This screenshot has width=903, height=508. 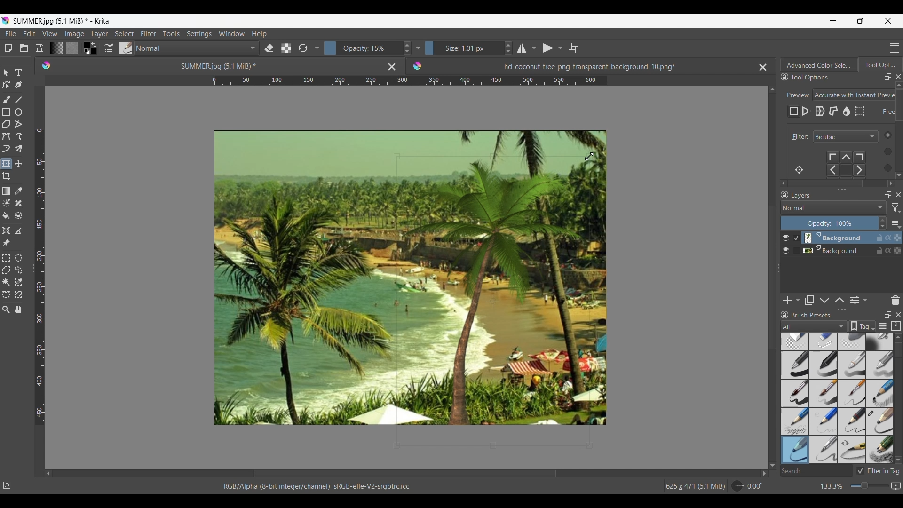 I want to click on Horizontal scrollbar, so click(x=838, y=183).